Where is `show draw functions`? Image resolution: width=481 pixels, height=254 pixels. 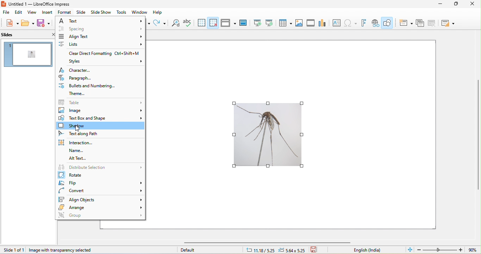 show draw functions is located at coordinates (387, 23).